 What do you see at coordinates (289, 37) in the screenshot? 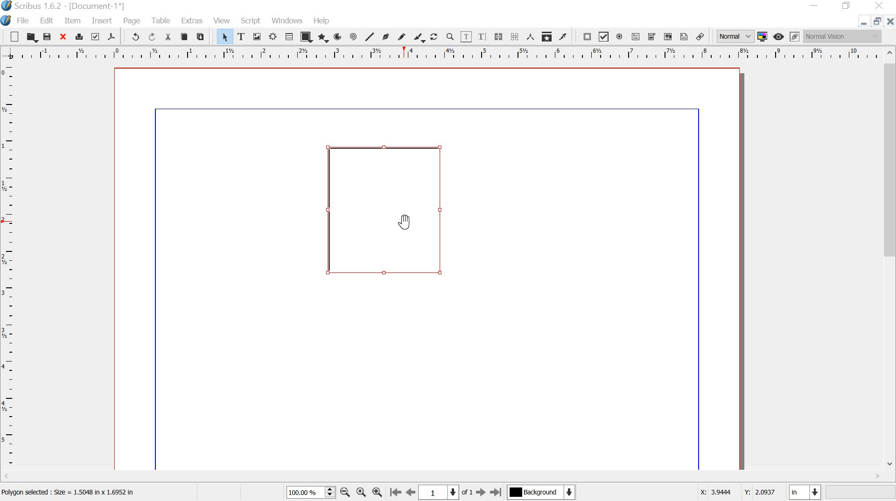
I see `table` at bounding box center [289, 37].